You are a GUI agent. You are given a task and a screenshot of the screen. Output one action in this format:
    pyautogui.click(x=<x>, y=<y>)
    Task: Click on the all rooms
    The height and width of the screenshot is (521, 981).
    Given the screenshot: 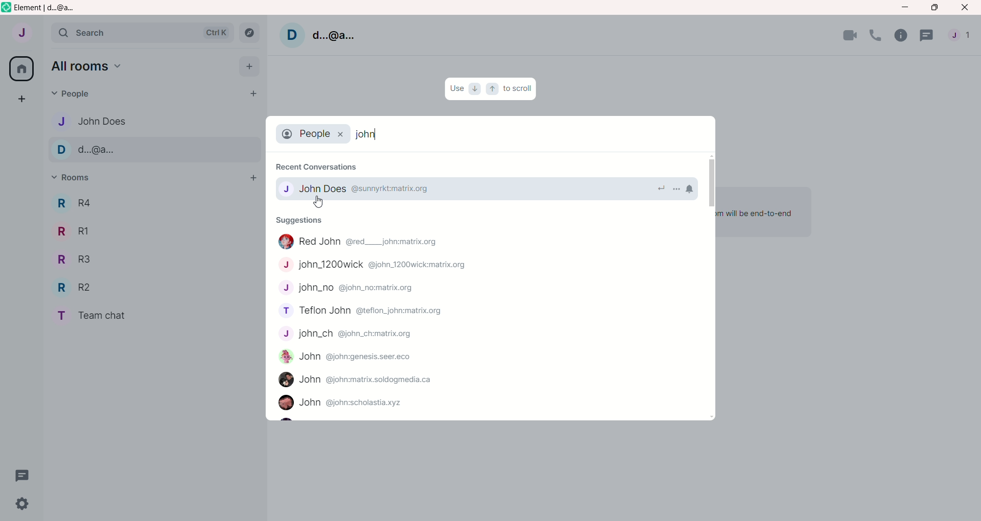 What is the action you would take?
    pyautogui.click(x=19, y=68)
    